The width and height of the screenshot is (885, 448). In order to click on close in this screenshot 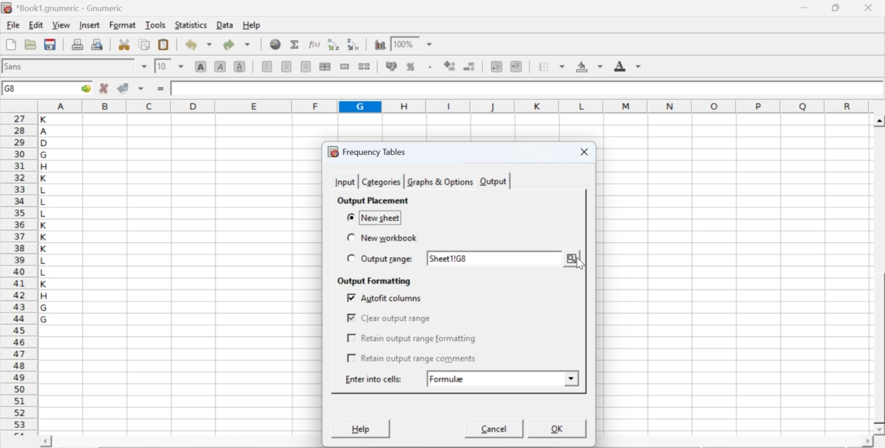, I will do `click(582, 153)`.